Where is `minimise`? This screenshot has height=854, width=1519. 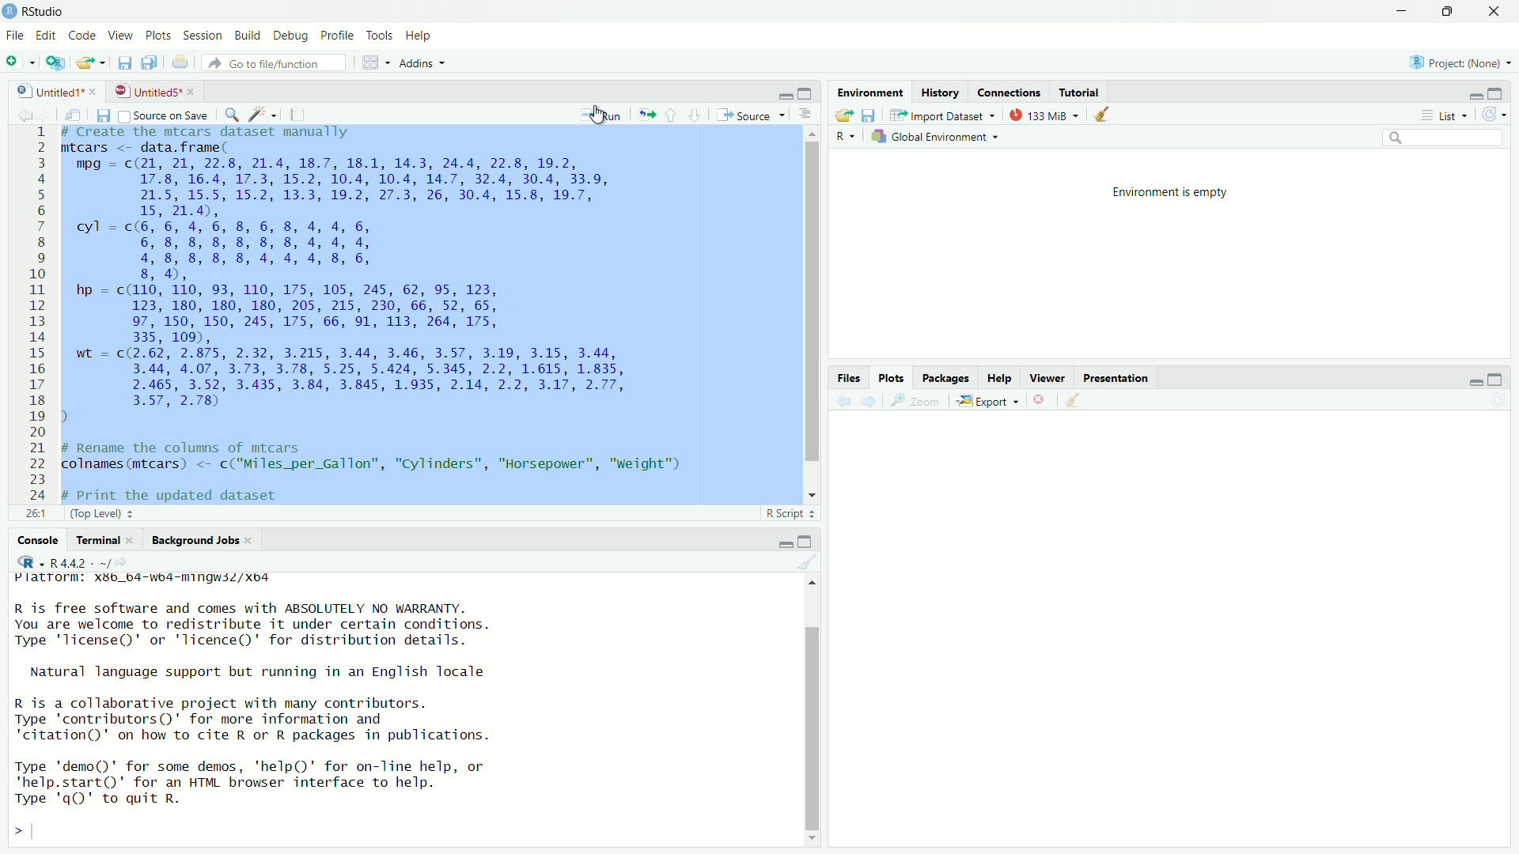
minimise is located at coordinates (1468, 93).